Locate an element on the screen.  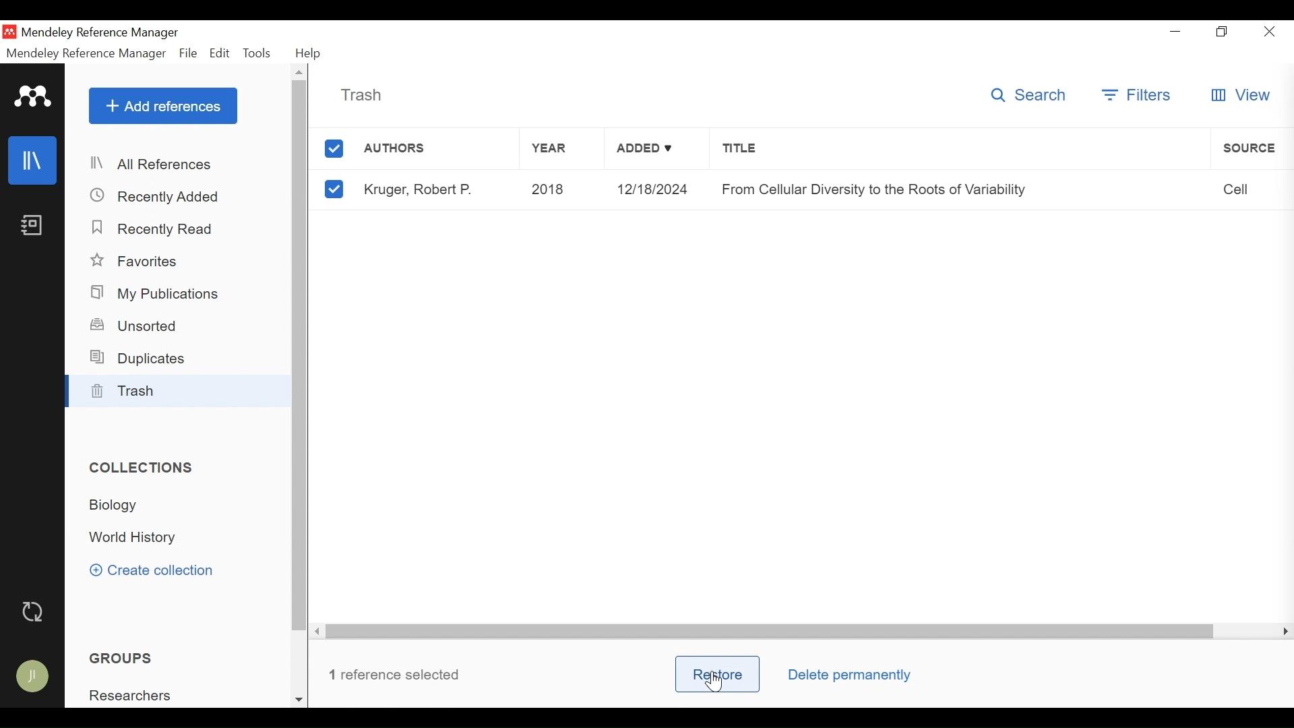
Search is located at coordinates (1029, 95).